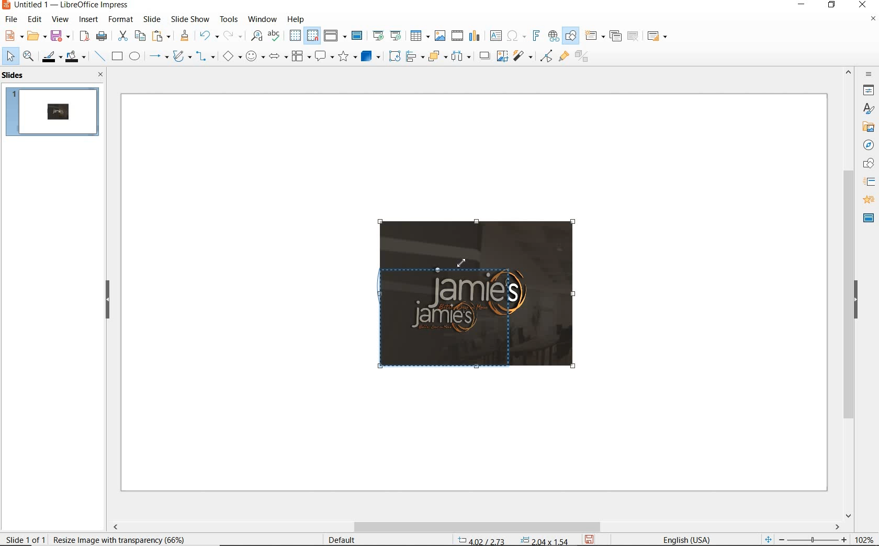 This screenshot has width=879, height=546. What do you see at coordinates (255, 56) in the screenshot?
I see `symbol shapes` at bounding box center [255, 56].